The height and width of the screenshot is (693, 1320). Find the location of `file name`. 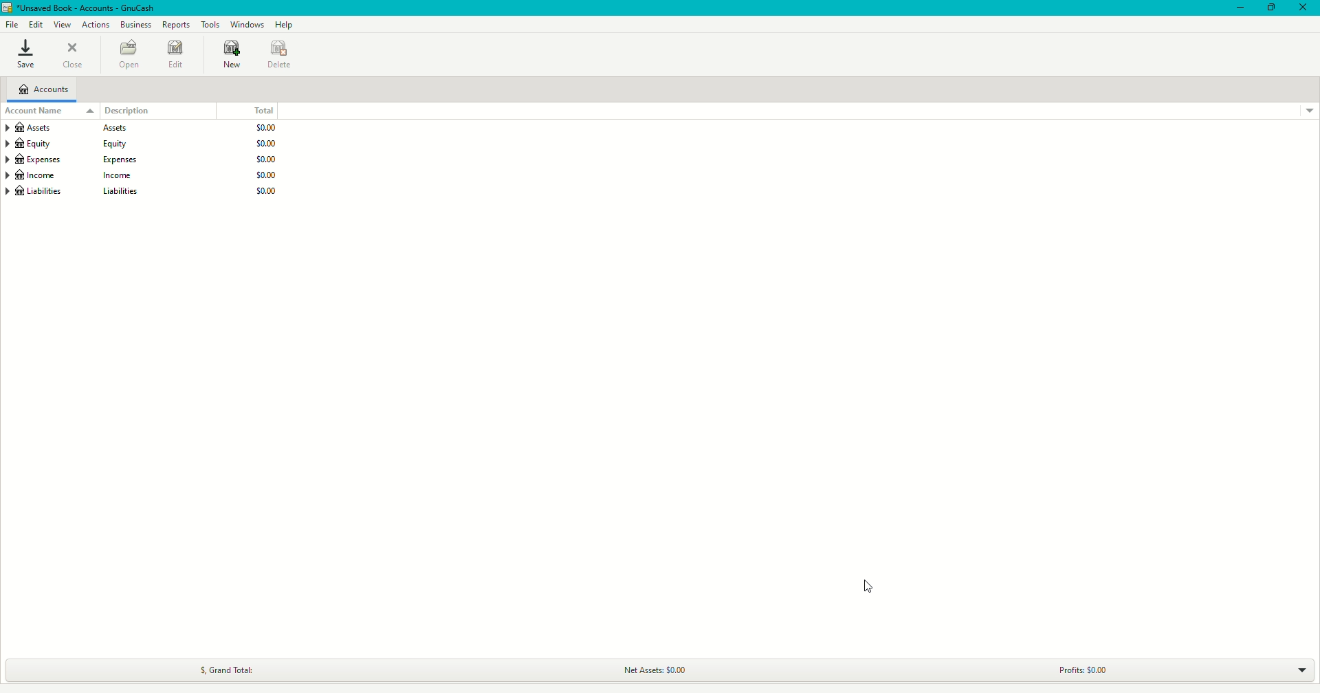

file name is located at coordinates (89, 8).